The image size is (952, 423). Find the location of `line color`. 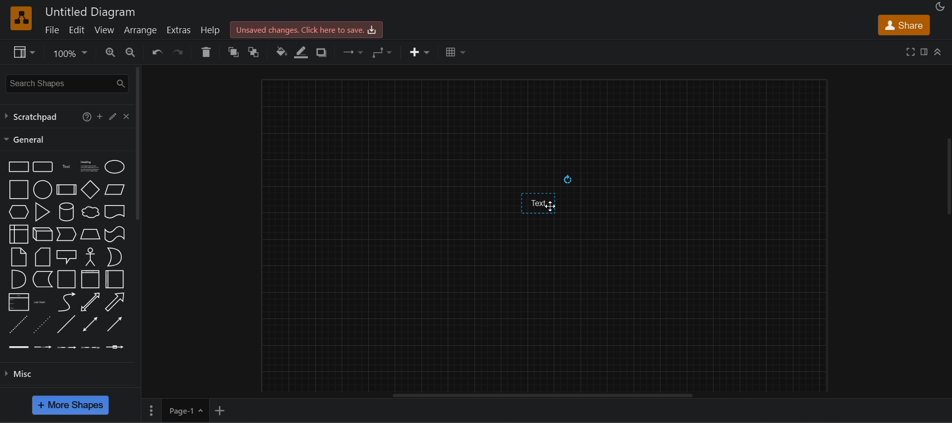

line color is located at coordinates (302, 53).